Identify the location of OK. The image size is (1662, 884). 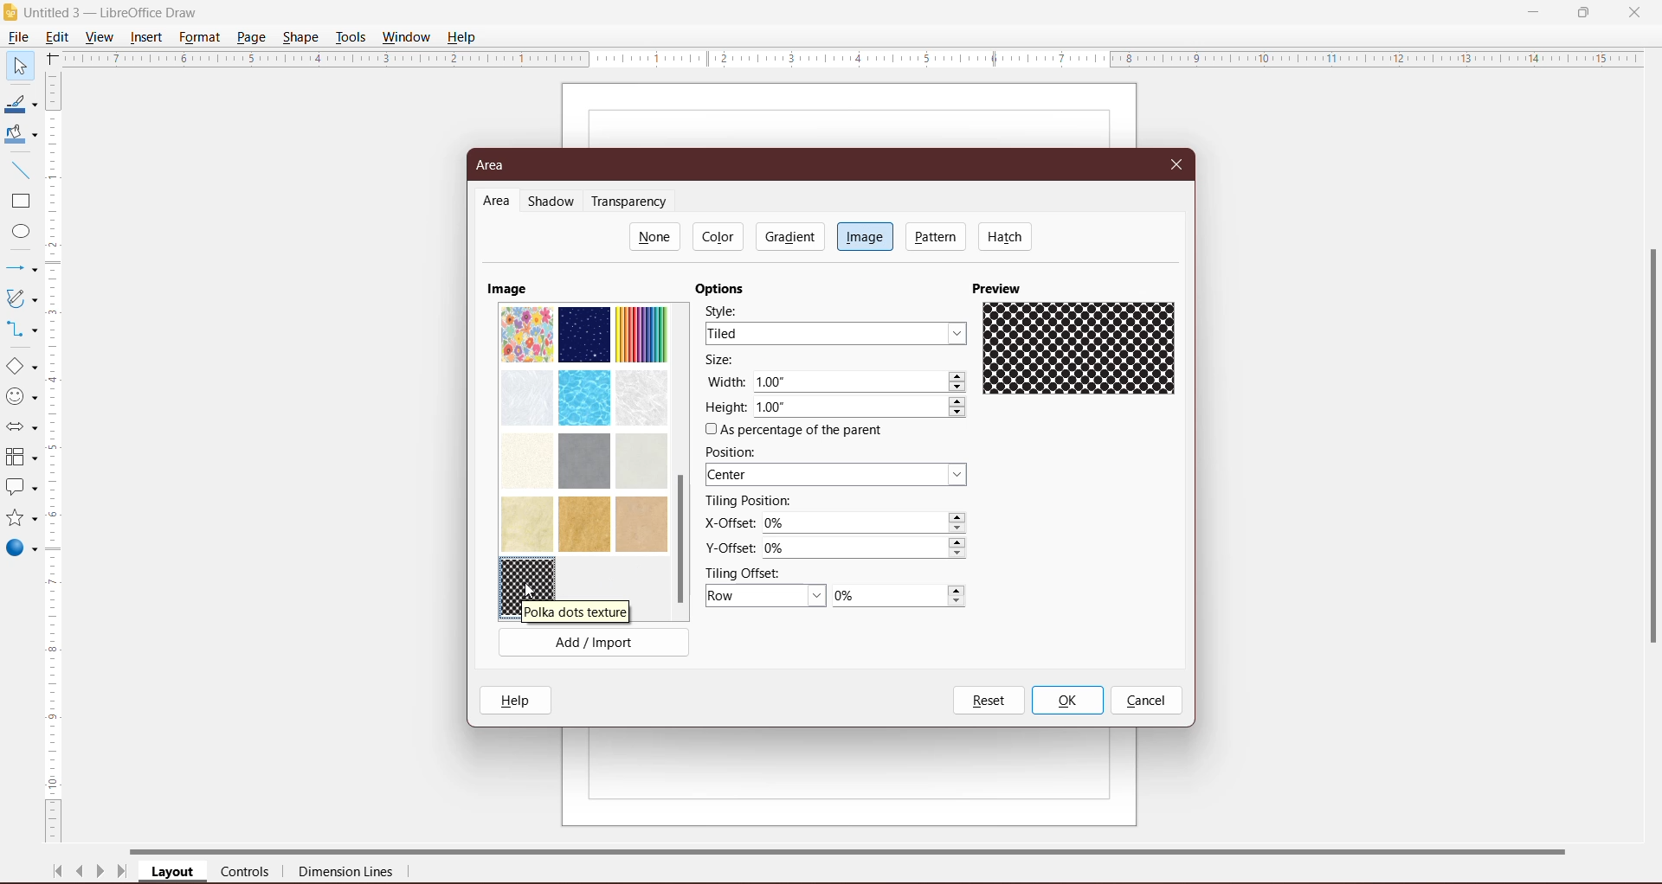
(1066, 701).